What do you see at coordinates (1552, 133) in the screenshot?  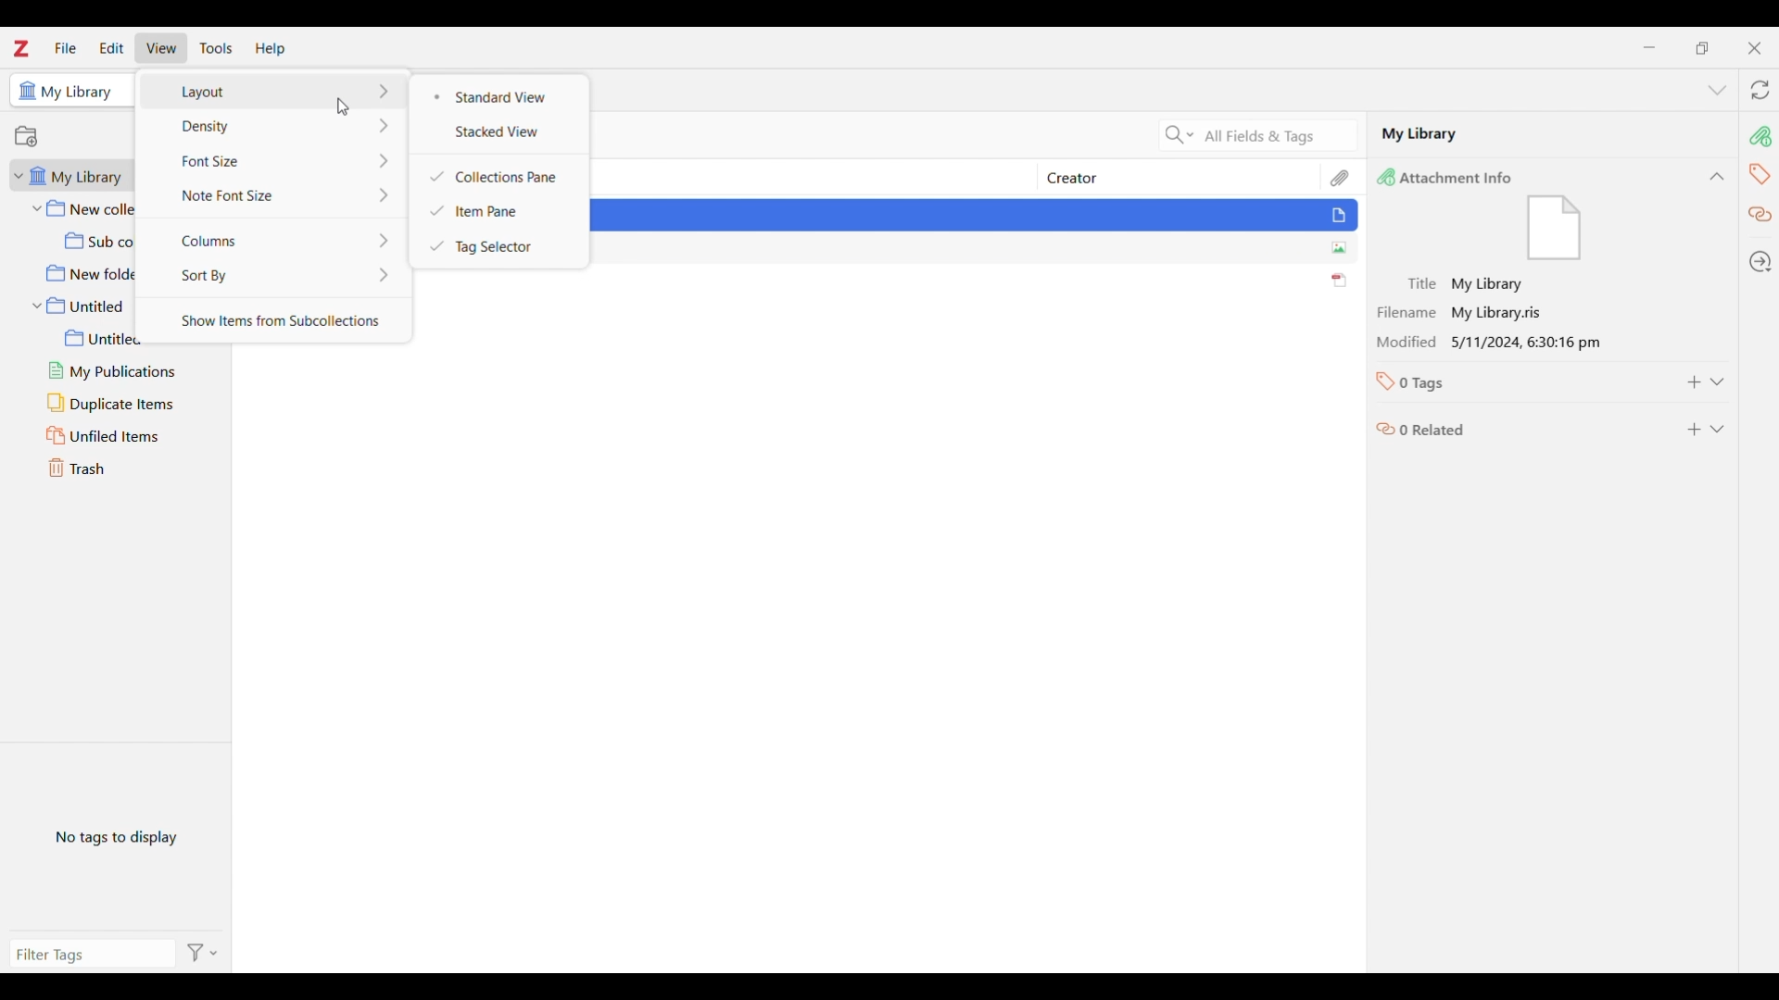 I see `Selected file` at bounding box center [1552, 133].